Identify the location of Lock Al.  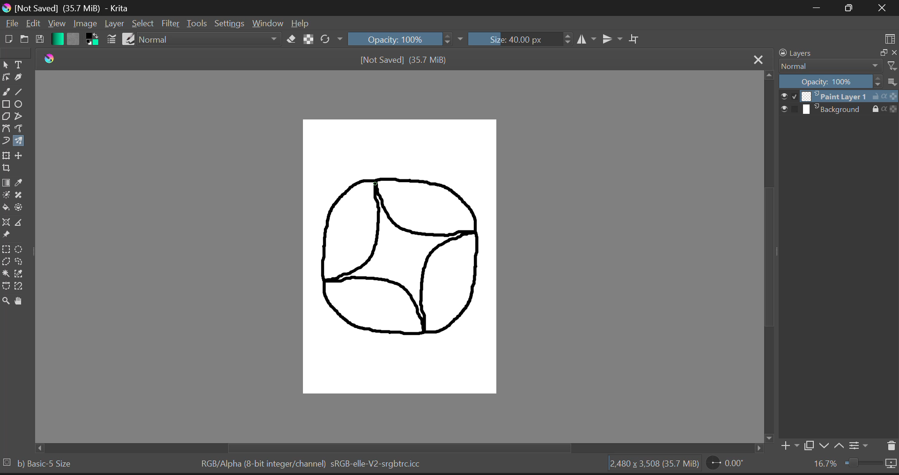
(307, 39).